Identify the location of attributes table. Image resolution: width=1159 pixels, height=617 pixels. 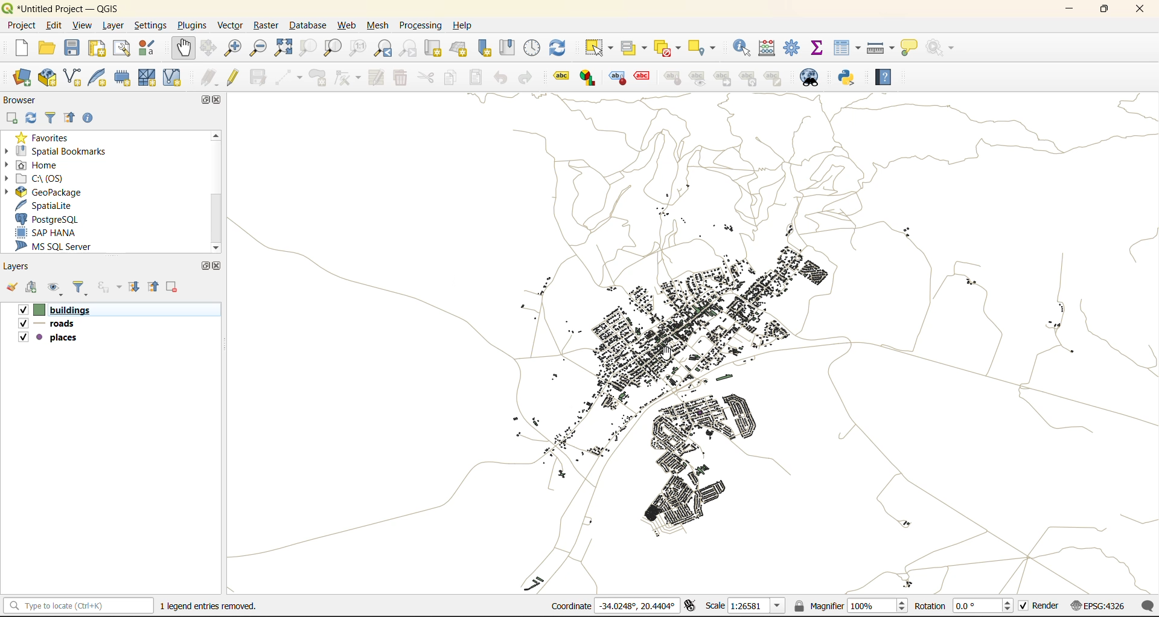
(847, 50).